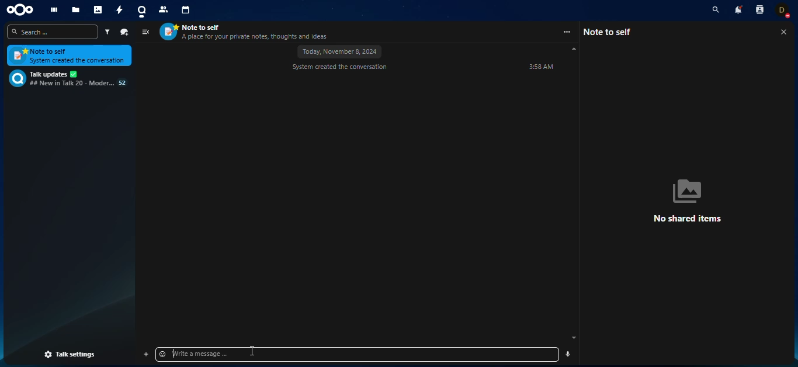 The height and width of the screenshot is (367, 798). Describe the element at coordinates (340, 68) in the screenshot. I see `system created conversation` at that location.